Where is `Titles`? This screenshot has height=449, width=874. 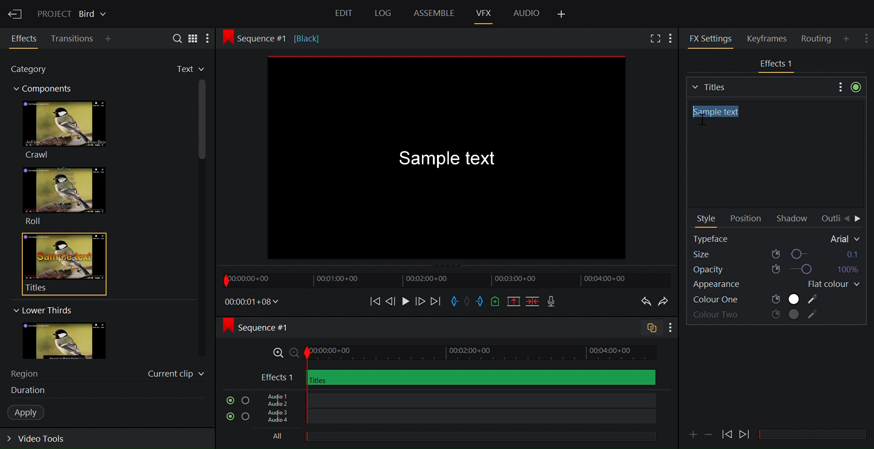 Titles is located at coordinates (58, 264).